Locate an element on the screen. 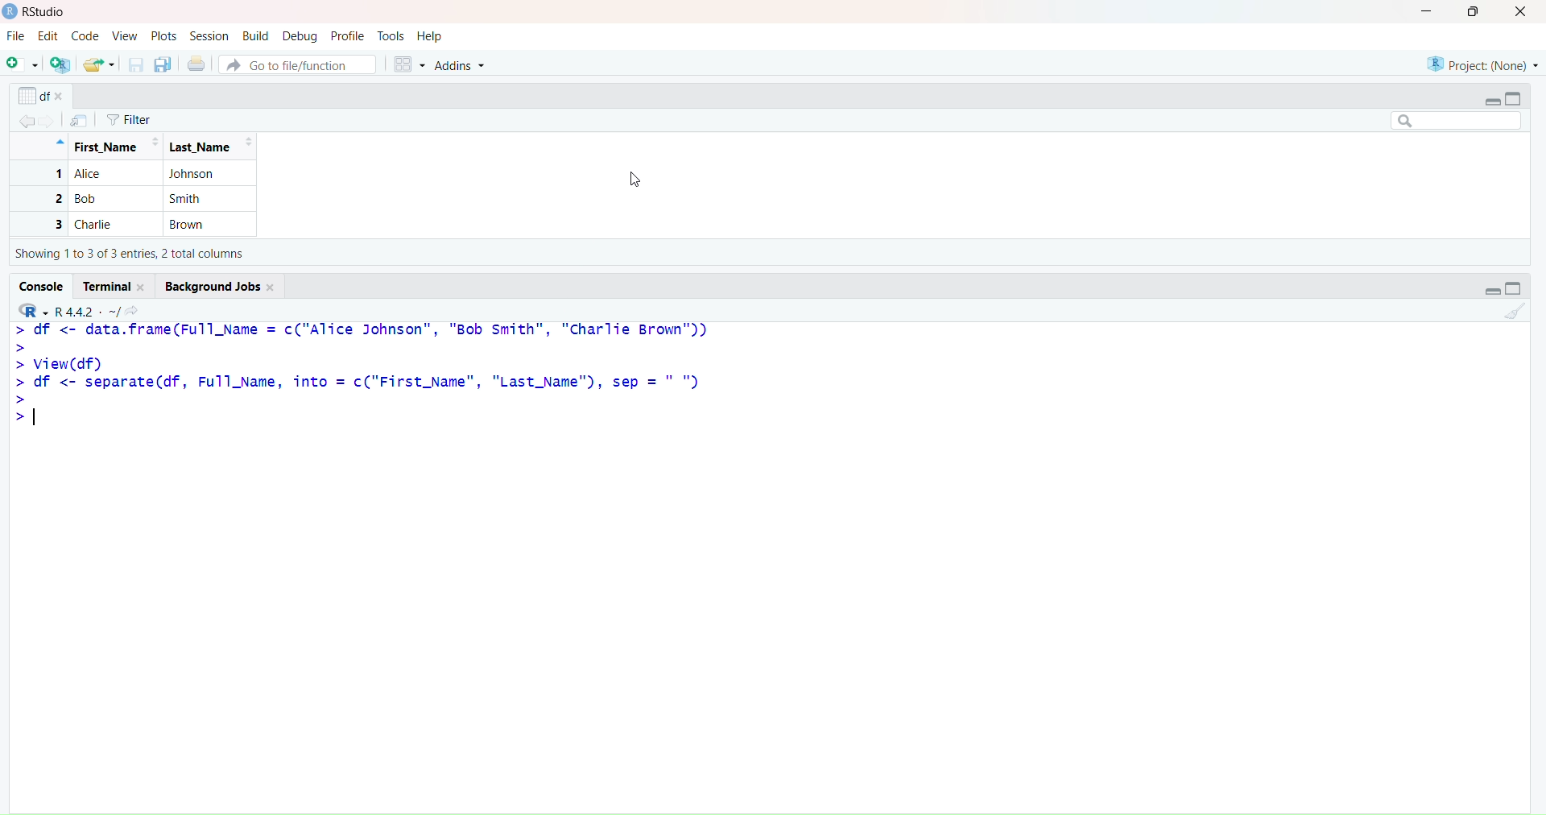  Session is located at coordinates (209, 36).